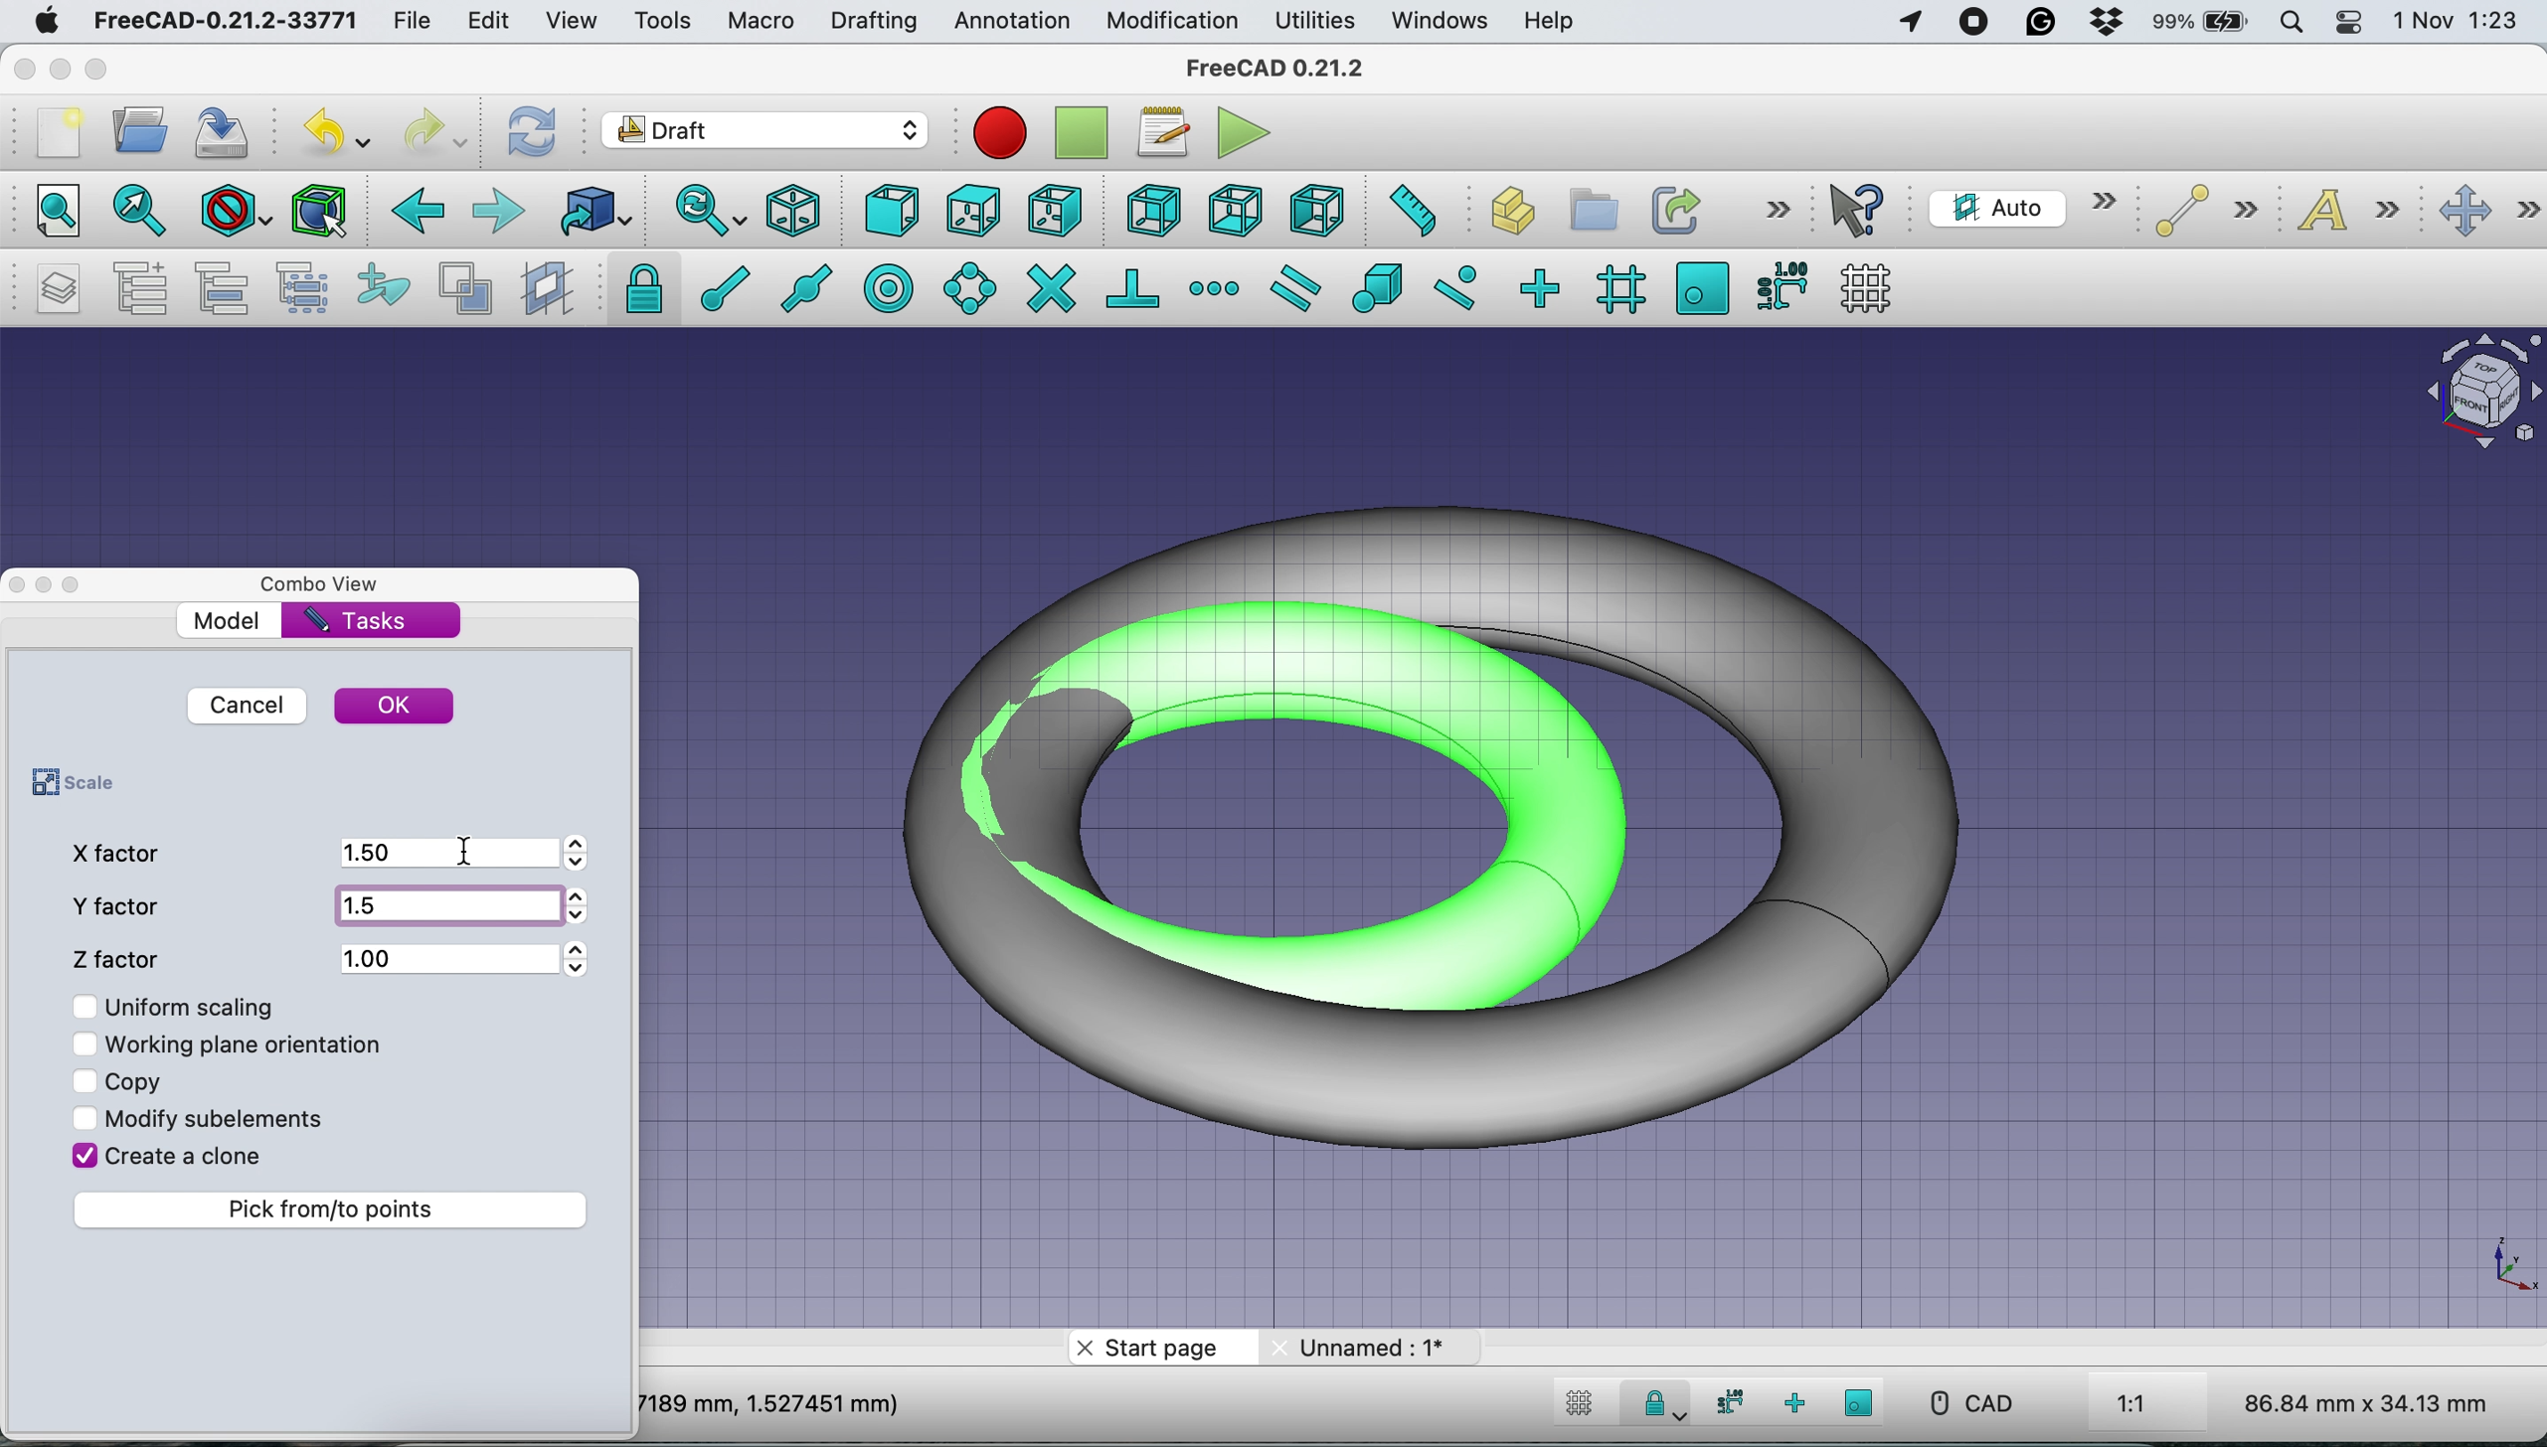  What do you see at coordinates (2488, 212) in the screenshot?
I see `move` at bounding box center [2488, 212].